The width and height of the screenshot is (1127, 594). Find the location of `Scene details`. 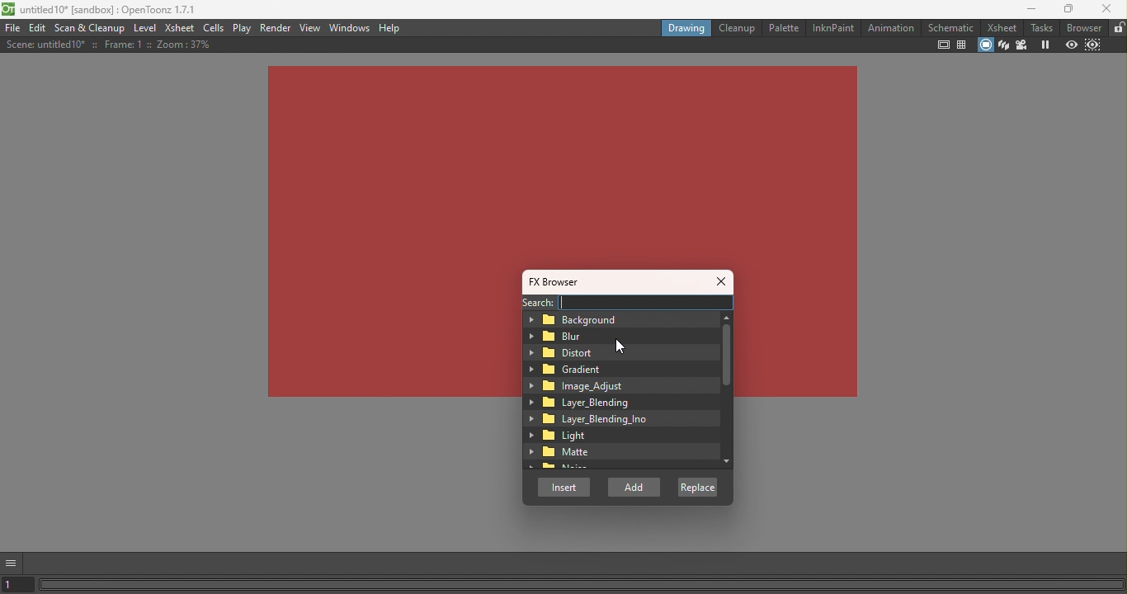

Scene details is located at coordinates (108, 45).